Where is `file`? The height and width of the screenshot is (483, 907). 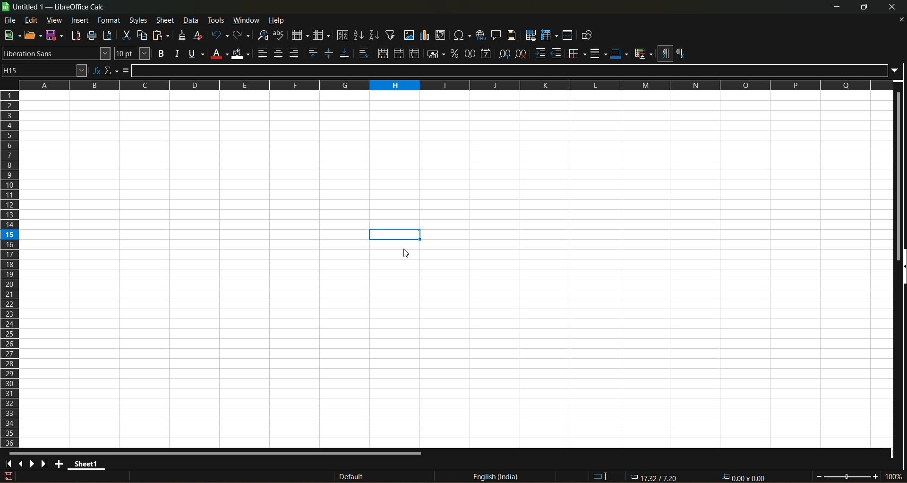
file is located at coordinates (10, 21).